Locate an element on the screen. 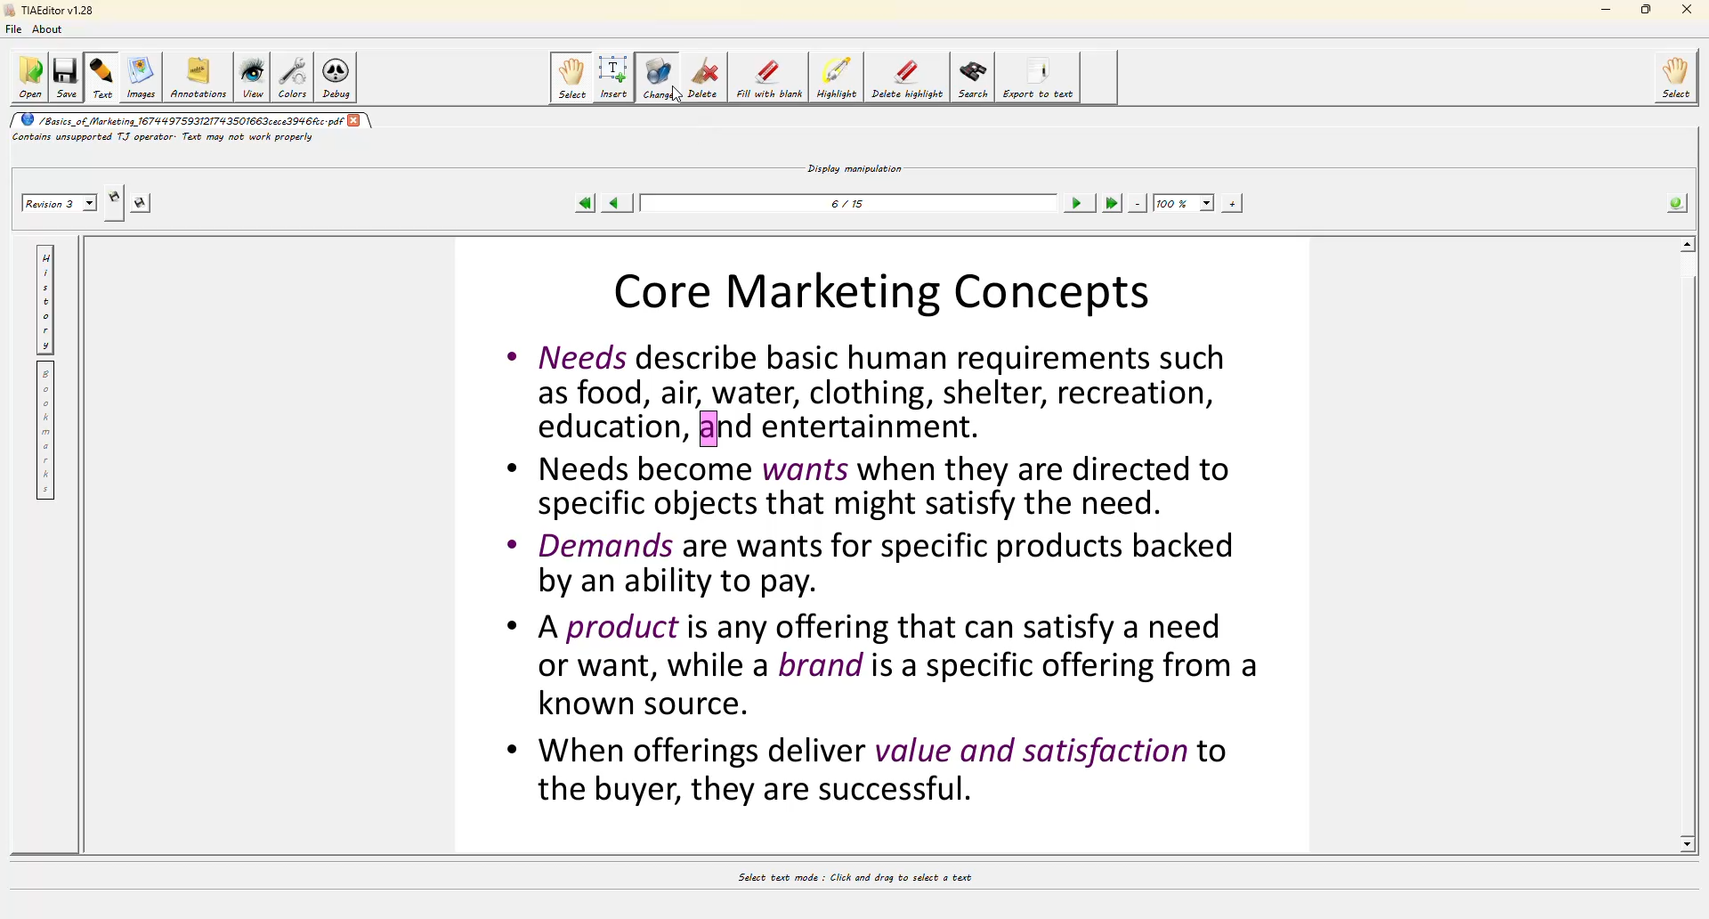 This screenshot has width=1709, height=919. open is located at coordinates (27, 77).